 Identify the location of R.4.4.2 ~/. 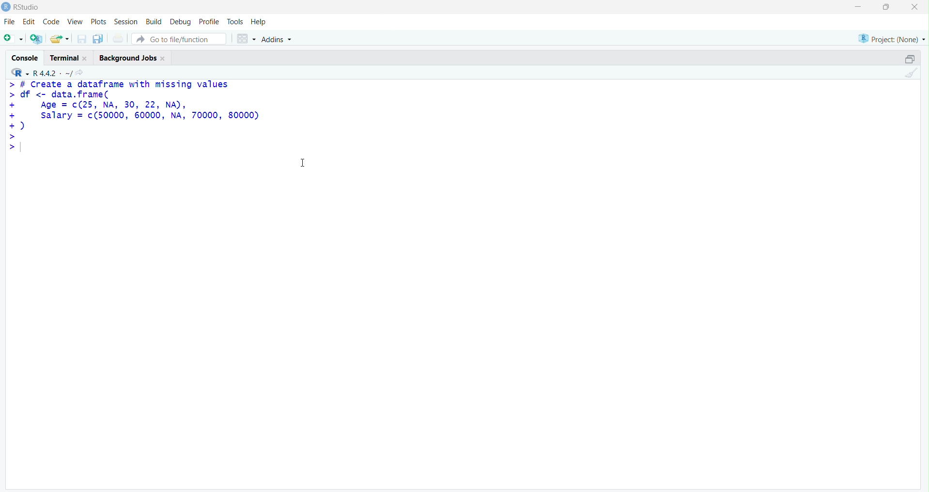
(52, 71).